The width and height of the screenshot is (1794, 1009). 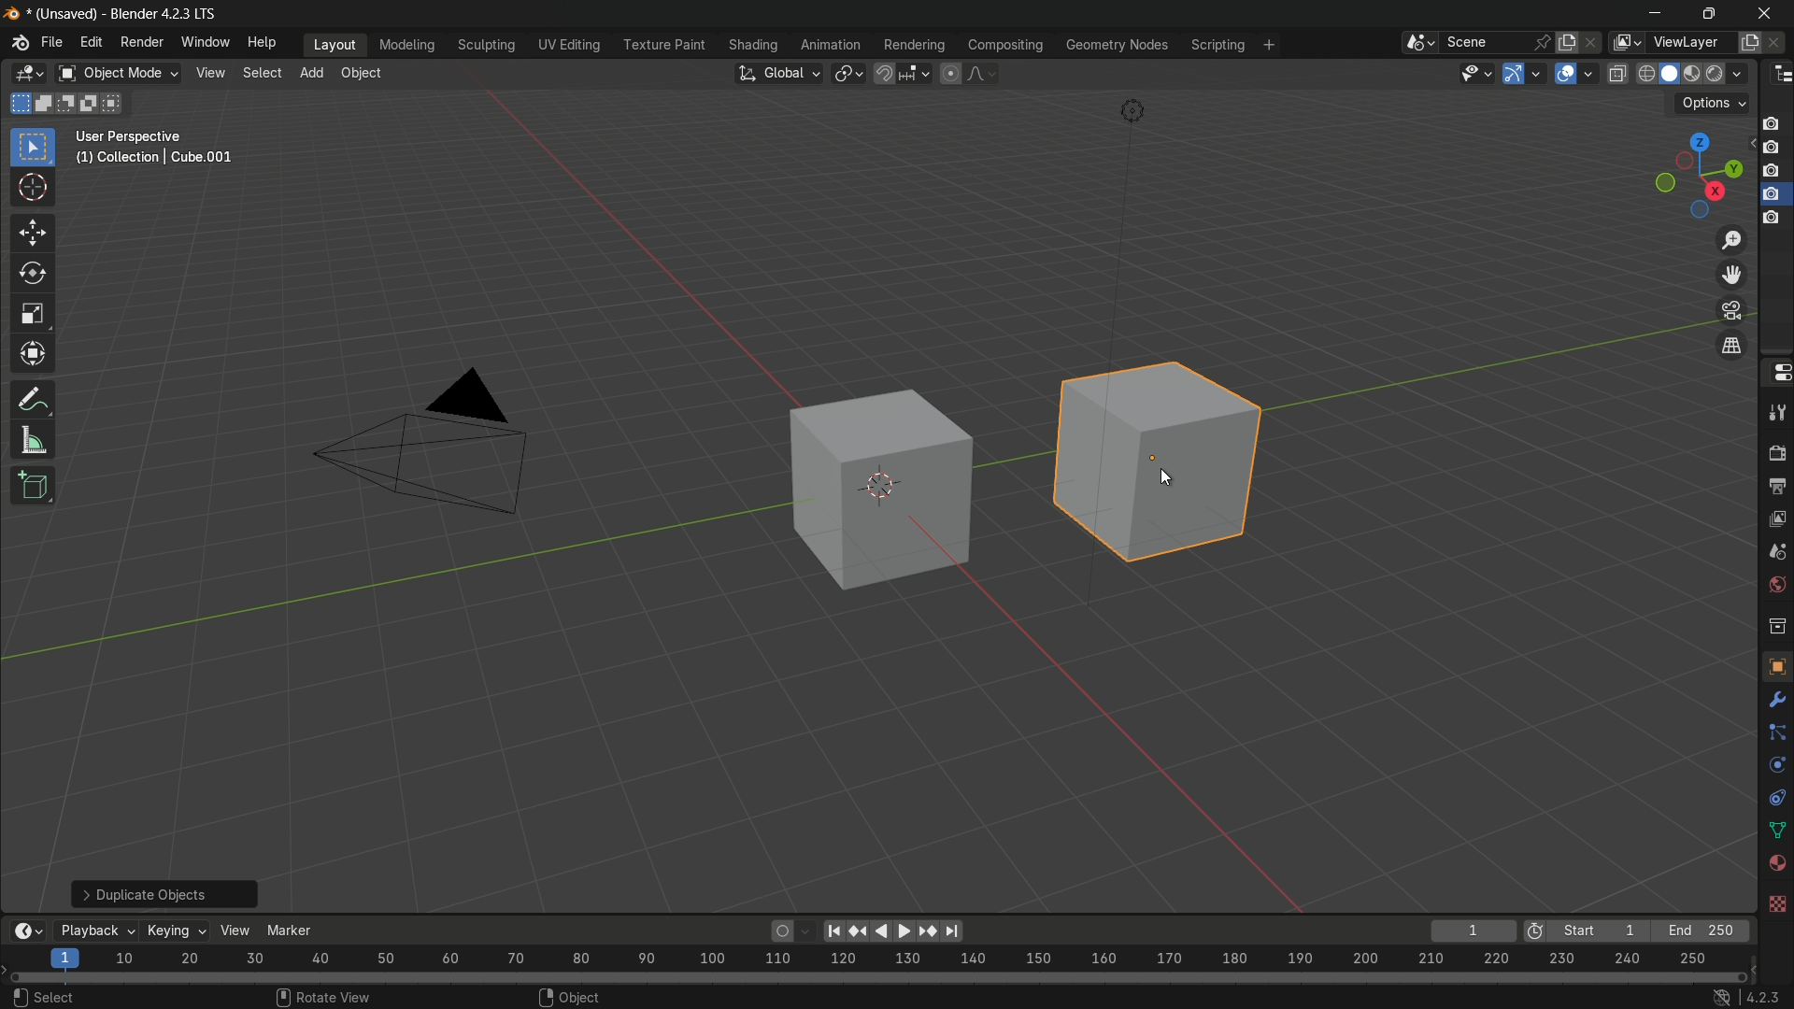 I want to click on camera, so click(x=434, y=444).